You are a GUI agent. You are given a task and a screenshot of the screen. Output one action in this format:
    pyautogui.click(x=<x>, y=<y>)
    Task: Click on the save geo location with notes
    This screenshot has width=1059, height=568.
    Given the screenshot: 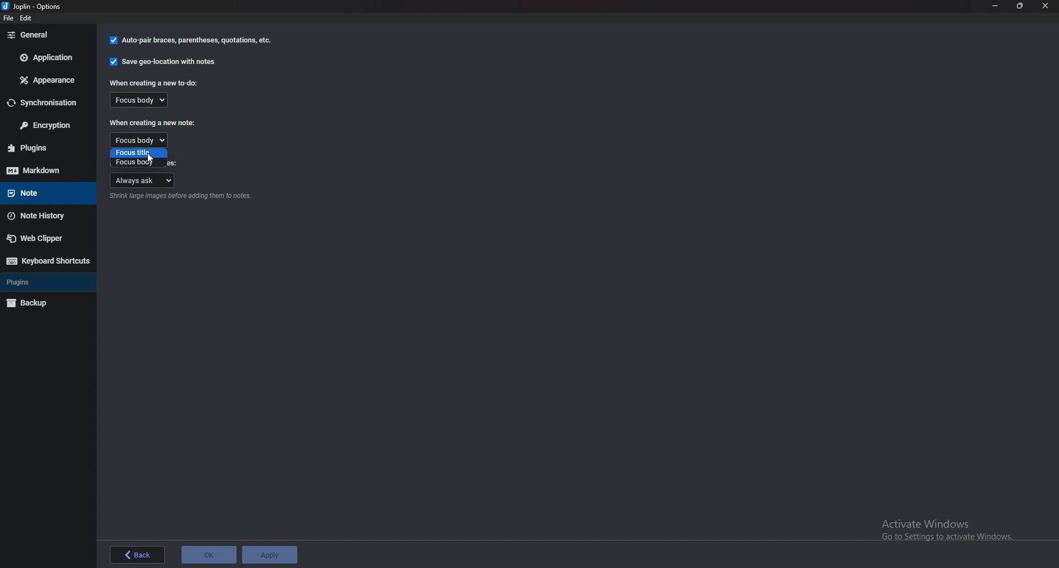 What is the action you would take?
    pyautogui.click(x=164, y=62)
    